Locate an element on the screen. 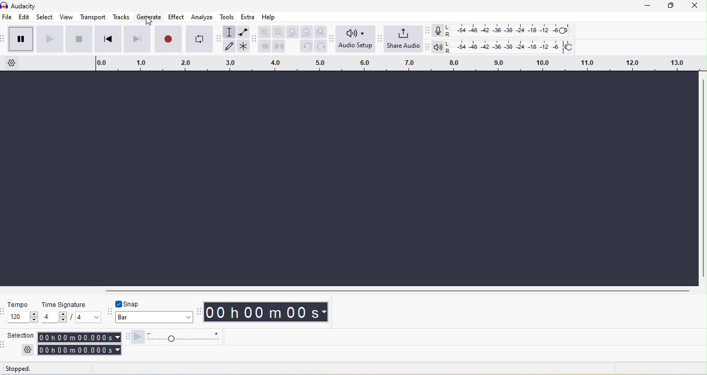 The width and height of the screenshot is (707, 375). playback level is located at coordinates (511, 46).